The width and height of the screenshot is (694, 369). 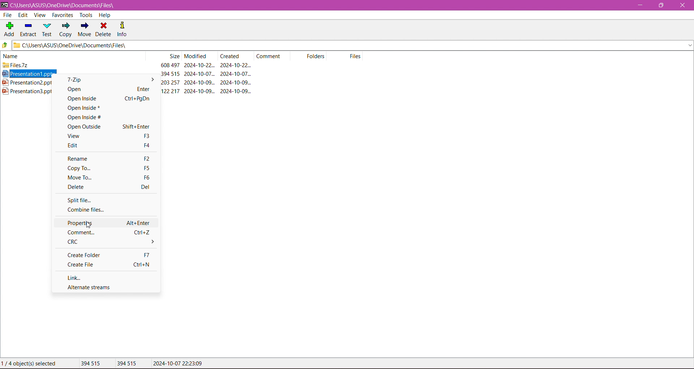 What do you see at coordinates (107, 187) in the screenshot?
I see `Delete` at bounding box center [107, 187].